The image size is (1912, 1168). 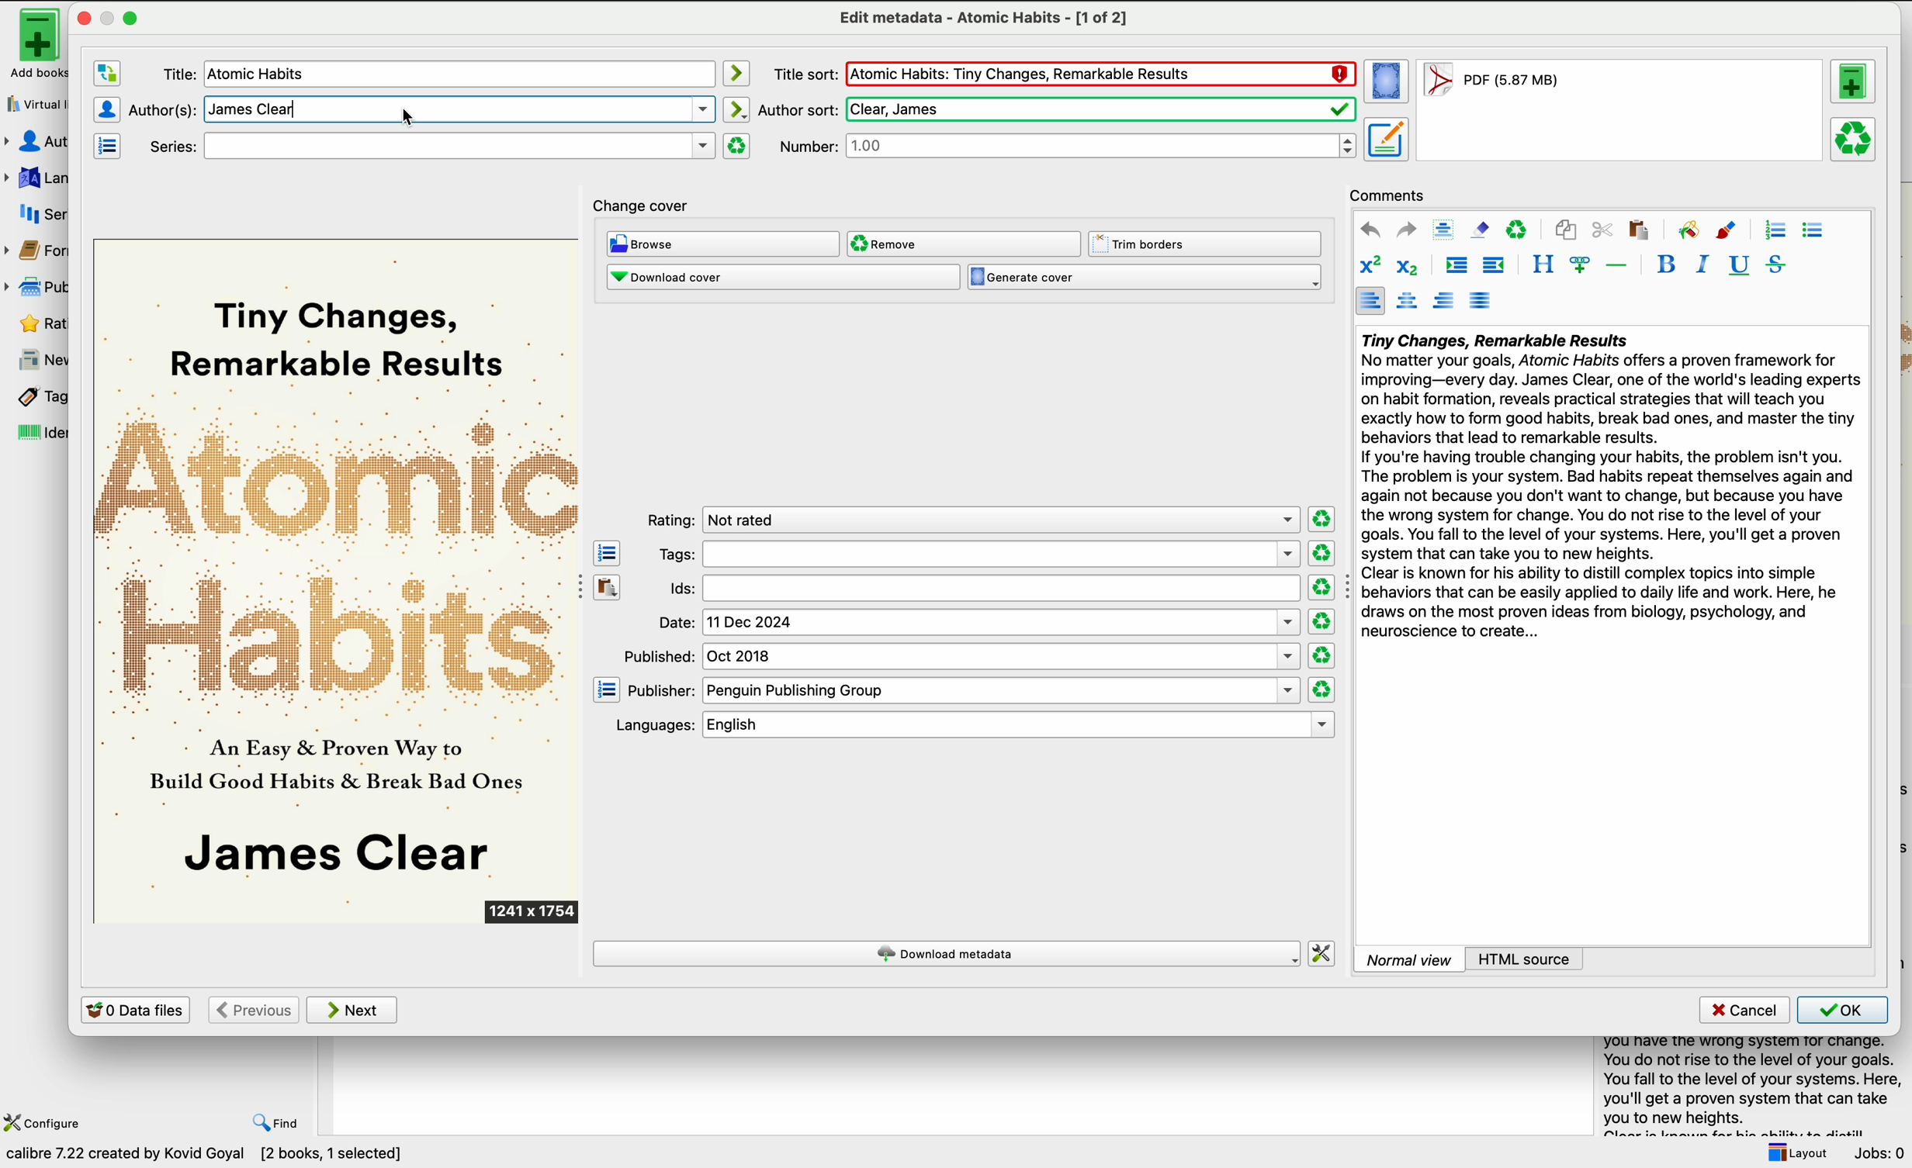 What do you see at coordinates (35, 360) in the screenshot?
I see `news` at bounding box center [35, 360].